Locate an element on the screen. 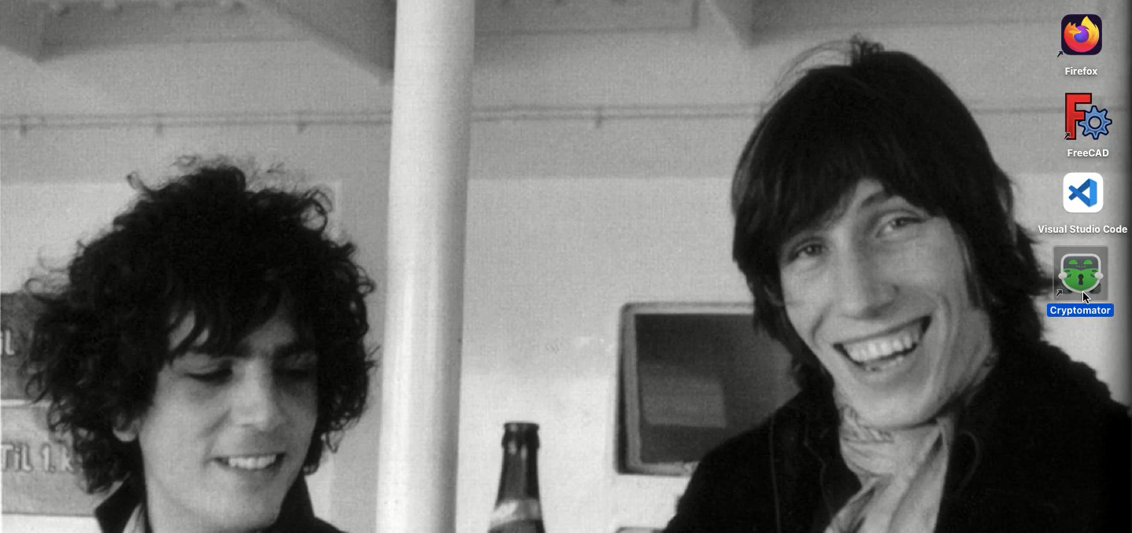 The width and height of the screenshot is (1132, 533). Cryptomator is located at coordinates (1082, 281).